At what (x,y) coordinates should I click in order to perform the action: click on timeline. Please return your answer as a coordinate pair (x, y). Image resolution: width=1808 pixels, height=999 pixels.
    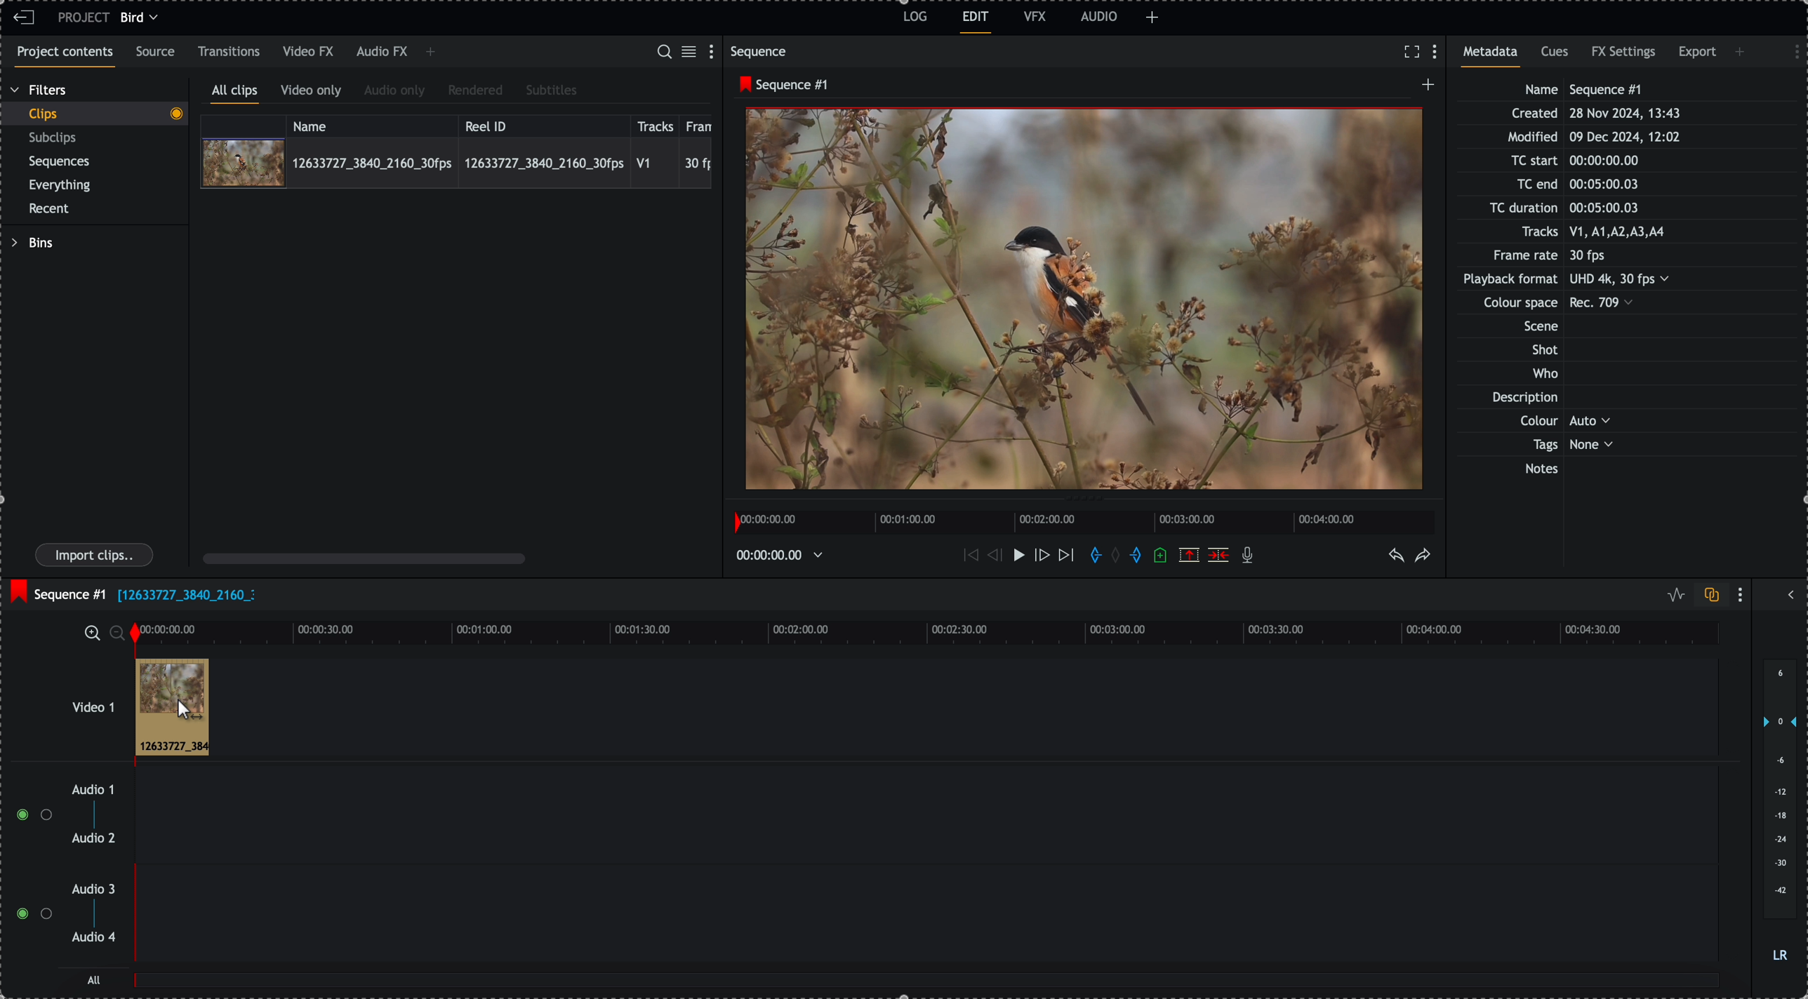
    Looking at the image, I should click on (1088, 521).